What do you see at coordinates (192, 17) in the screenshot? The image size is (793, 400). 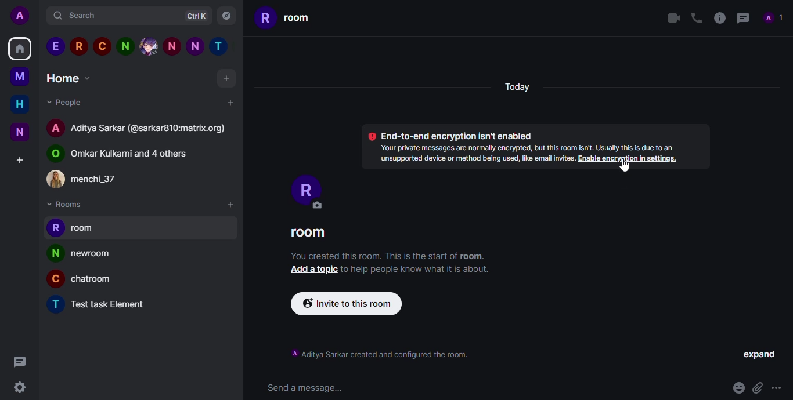 I see `ctrlK` at bounding box center [192, 17].